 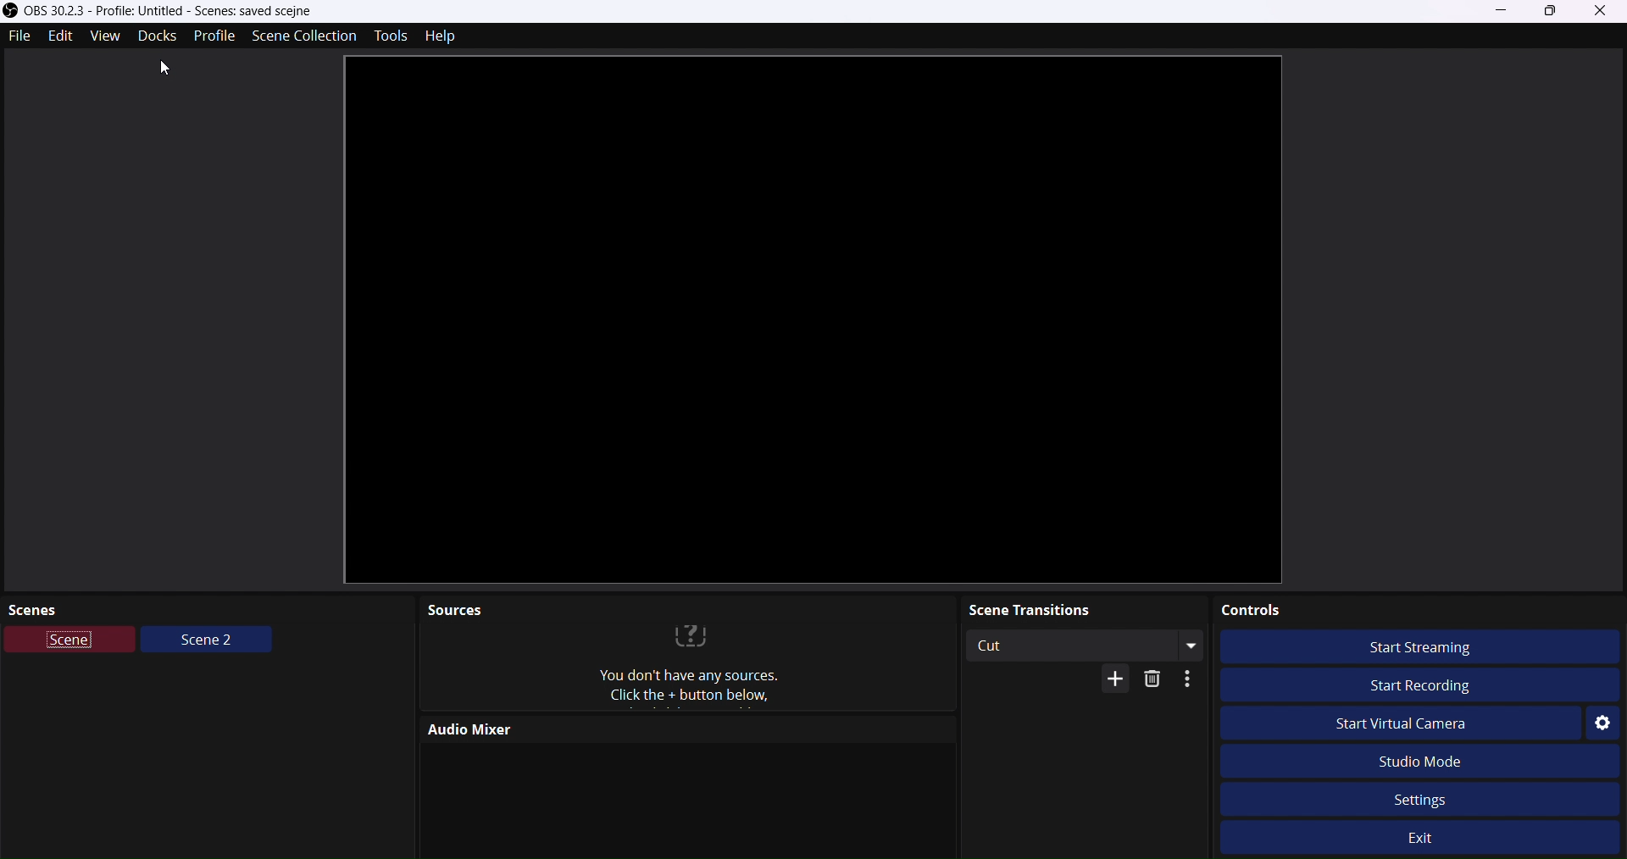 I want to click on Start virtual camera, so click(x=1416, y=724).